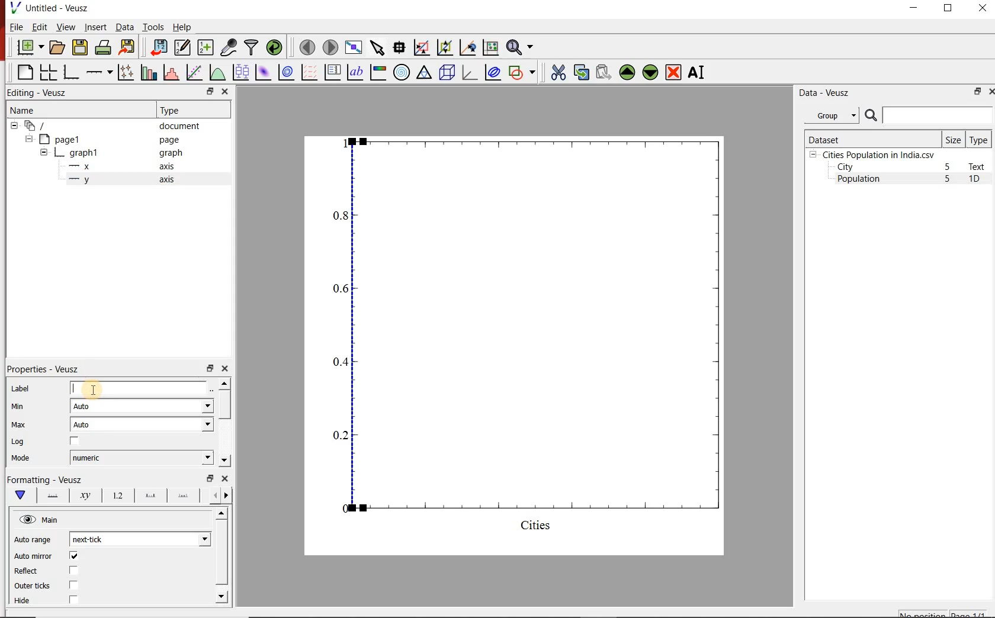  What do you see at coordinates (377, 47) in the screenshot?
I see `select items from the graph or scroll` at bounding box center [377, 47].